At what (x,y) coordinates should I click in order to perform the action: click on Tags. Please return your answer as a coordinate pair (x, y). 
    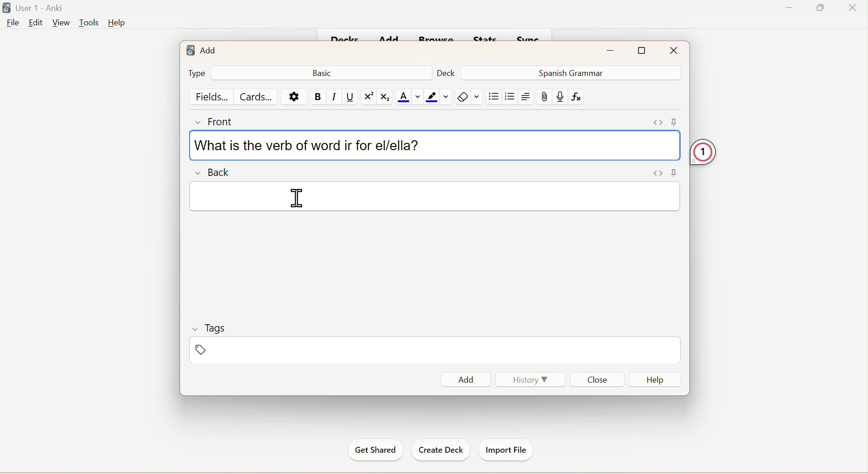
    Looking at the image, I should click on (208, 328).